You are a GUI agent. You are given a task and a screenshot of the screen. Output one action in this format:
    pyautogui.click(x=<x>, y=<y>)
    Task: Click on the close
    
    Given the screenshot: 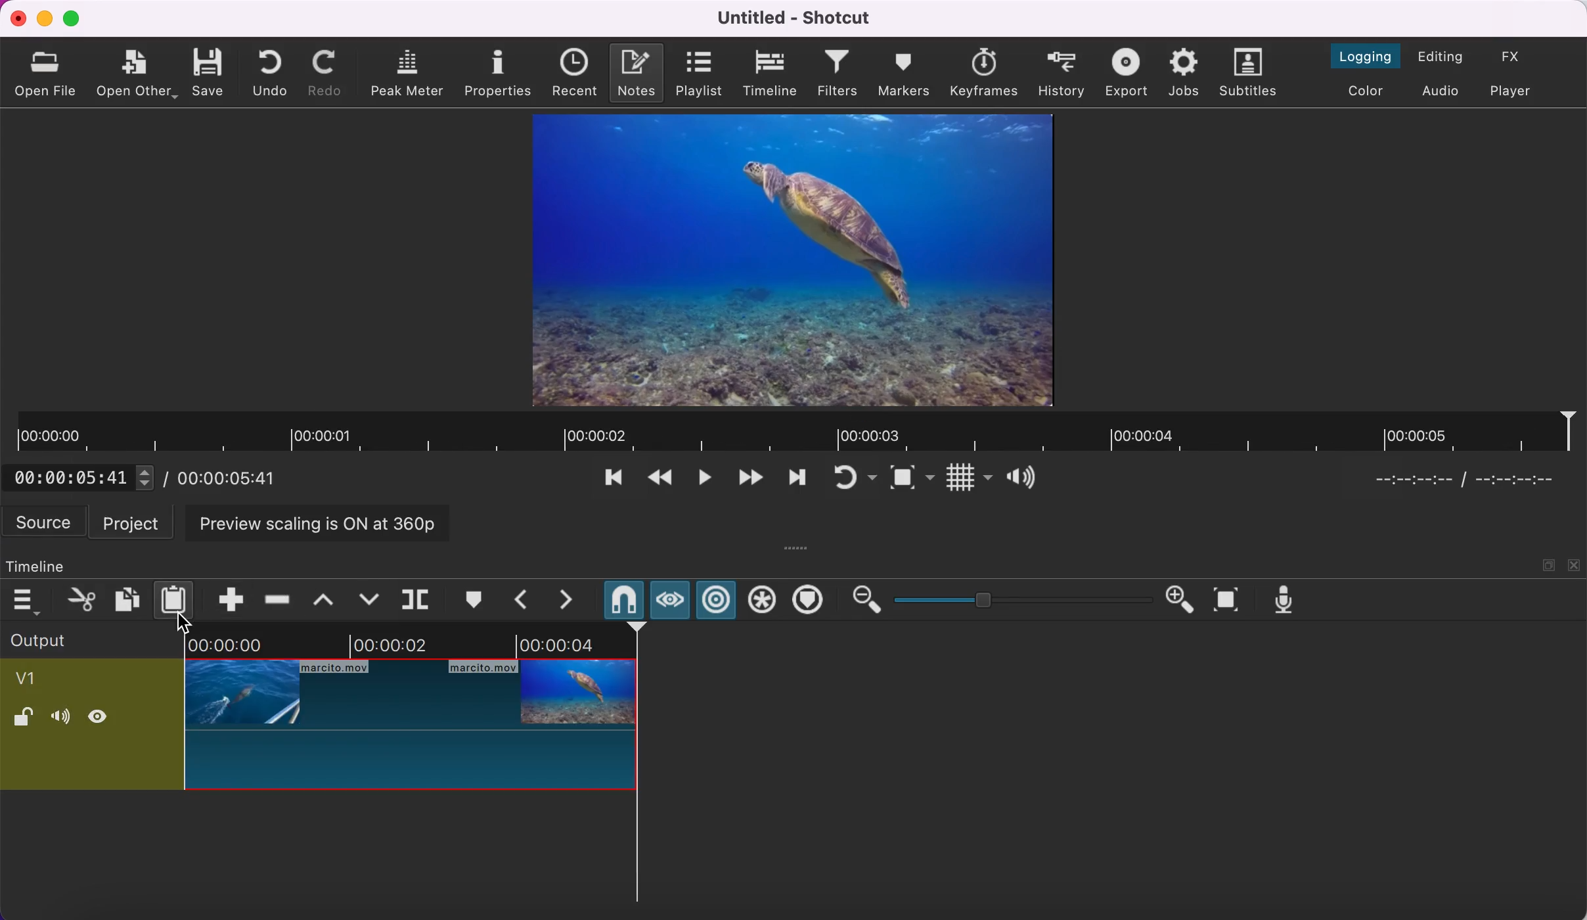 What is the action you would take?
    pyautogui.click(x=16, y=18)
    